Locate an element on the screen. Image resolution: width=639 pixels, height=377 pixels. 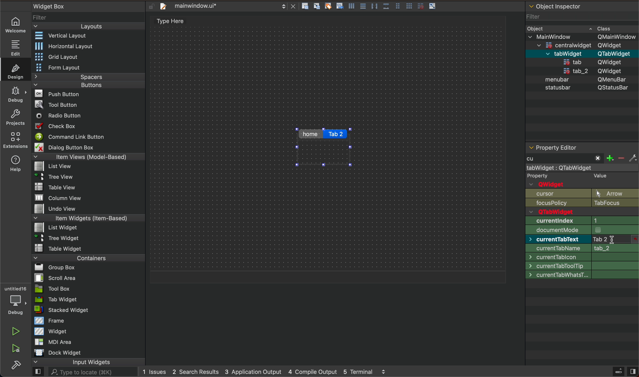
design is located at coordinates (15, 70).